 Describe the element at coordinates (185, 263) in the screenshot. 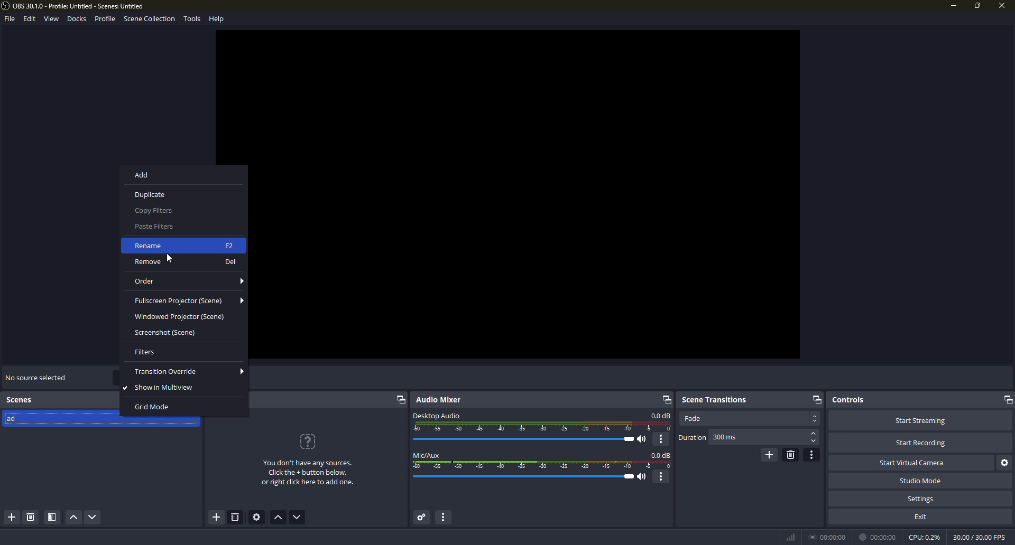

I see `Remove Del` at that location.